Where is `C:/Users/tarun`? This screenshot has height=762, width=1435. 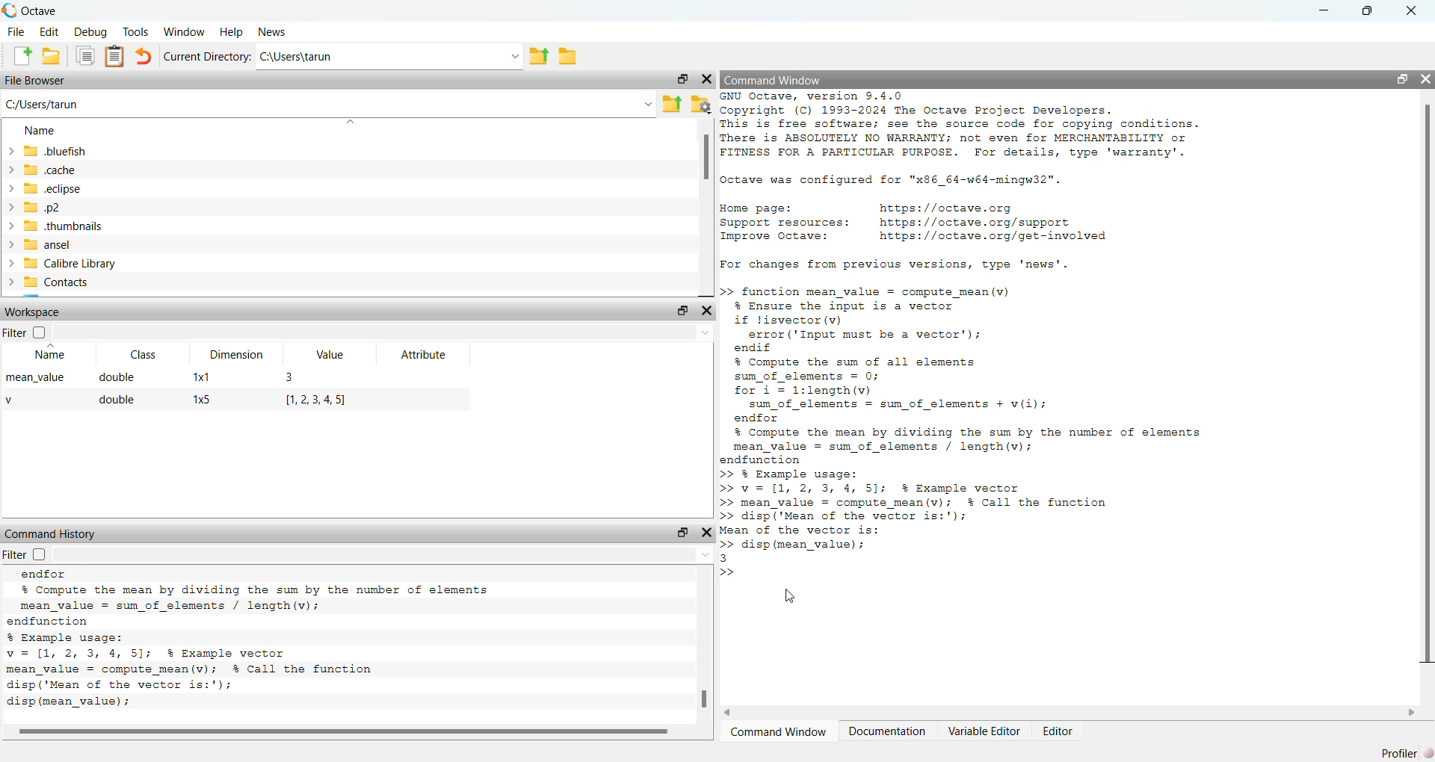
C:/Users/tarun is located at coordinates (43, 105).